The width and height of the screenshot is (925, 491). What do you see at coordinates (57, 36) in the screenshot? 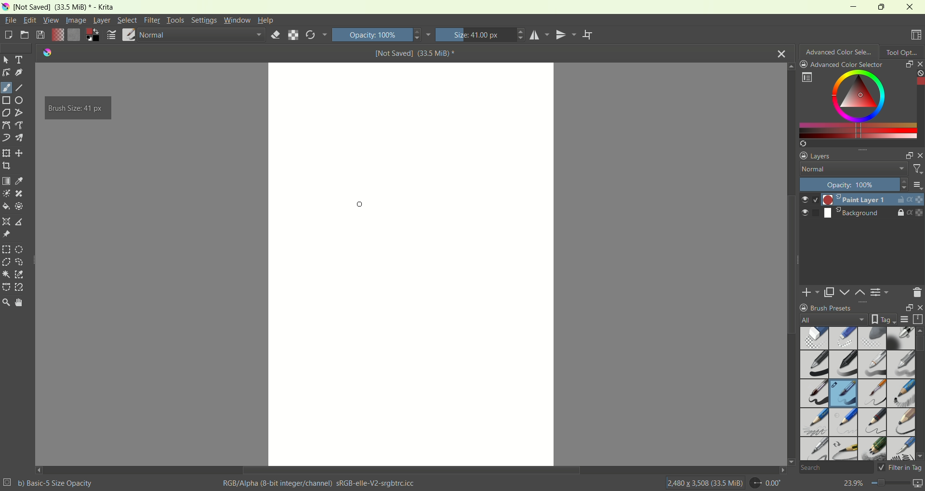
I see `fill gradient` at bounding box center [57, 36].